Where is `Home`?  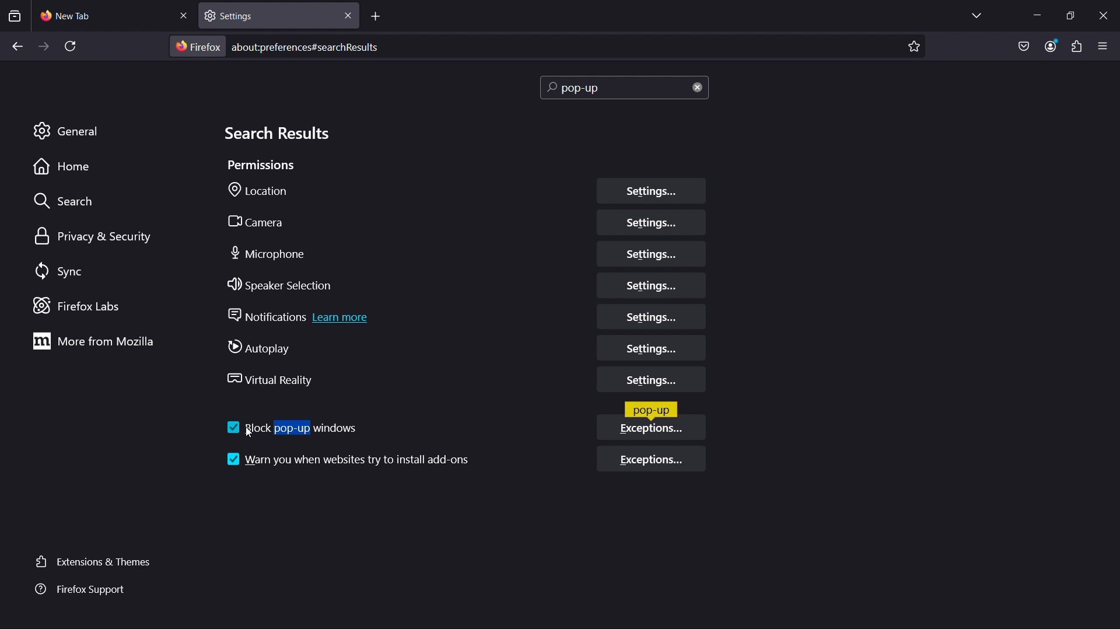
Home is located at coordinates (66, 168).